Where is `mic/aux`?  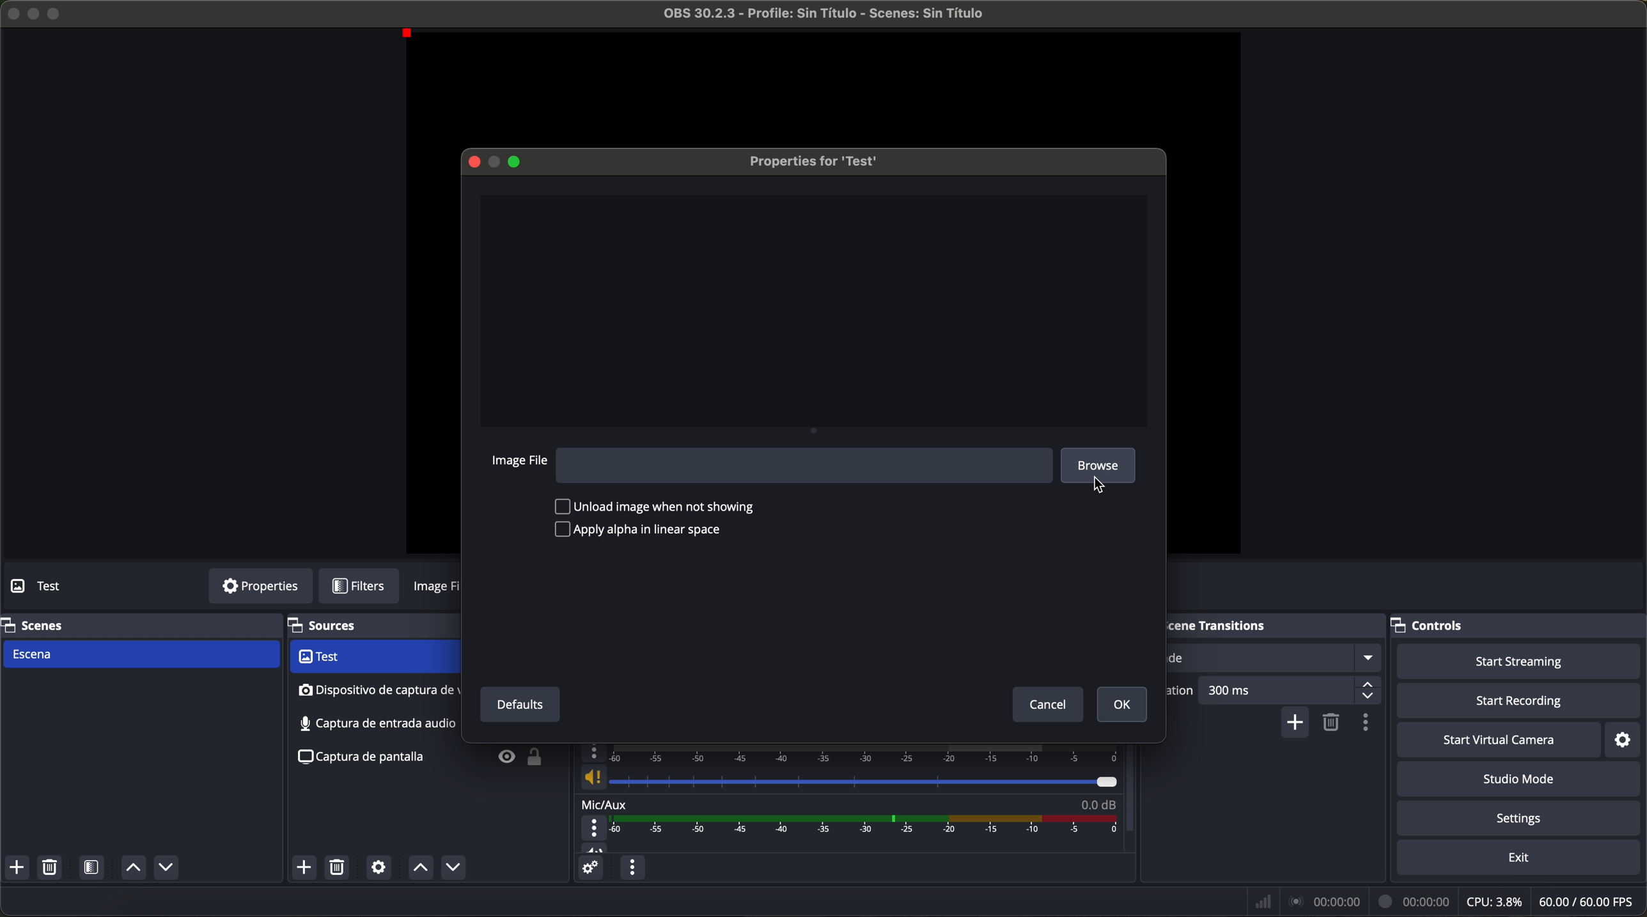
mic/aux is located at coordinates (605, 803).